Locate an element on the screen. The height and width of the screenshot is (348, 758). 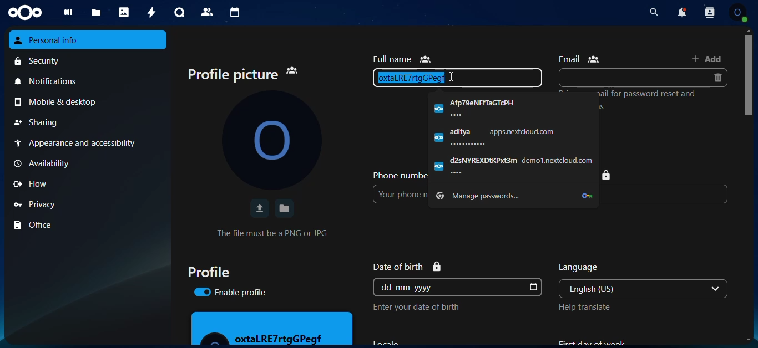
security is located at coordinates (89, 60).